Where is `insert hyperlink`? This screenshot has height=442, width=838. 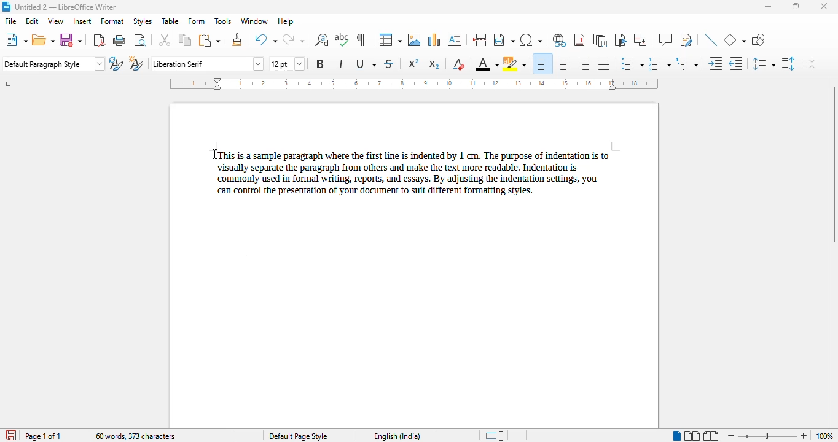 insert hyperlink is located at coordinates (560, 41).